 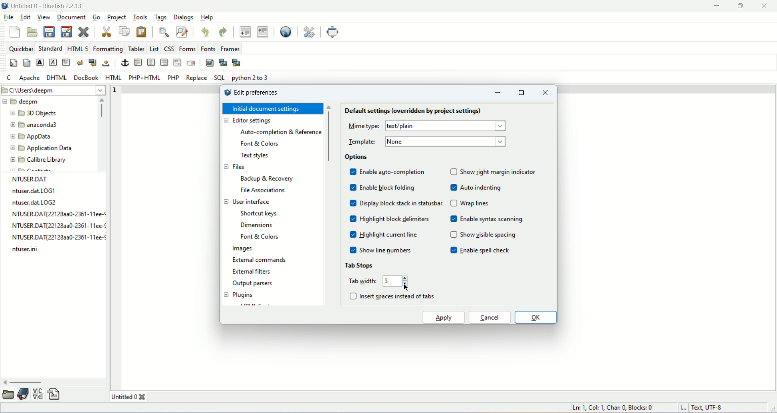 I want to click on Calibre Library, so click(x=47, y=161).